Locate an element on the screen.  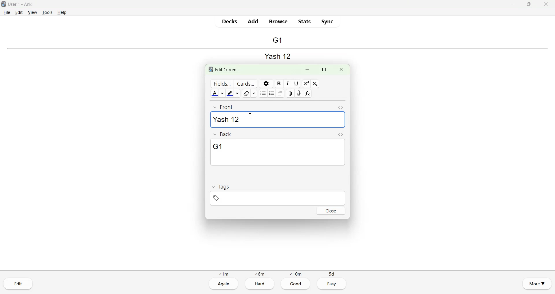
Customize Fields is located at coordinates (221, 84).